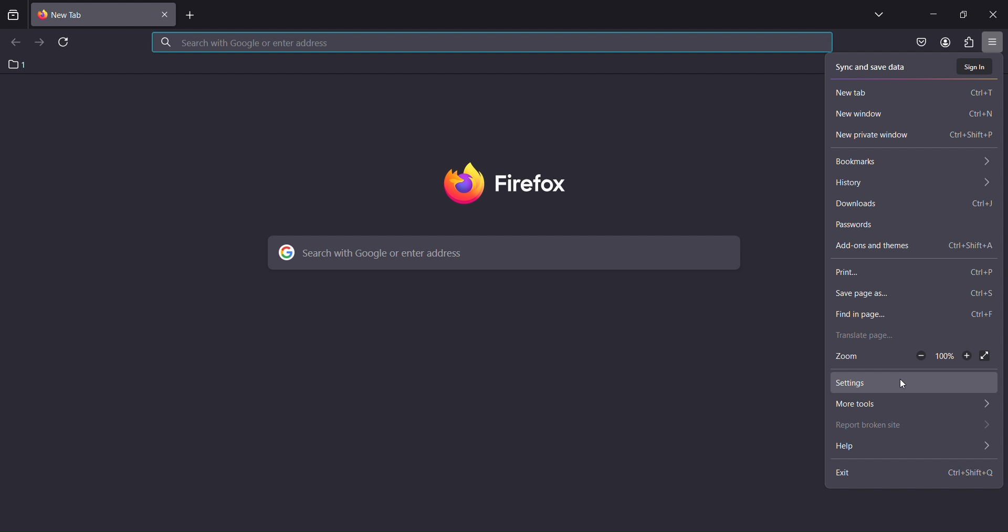 The width and height of the screenshot is (1008, 532). What do you see at coordinates (14, 43) in the screenshot?
I see `go back one page` at bounding box center [14, 43].